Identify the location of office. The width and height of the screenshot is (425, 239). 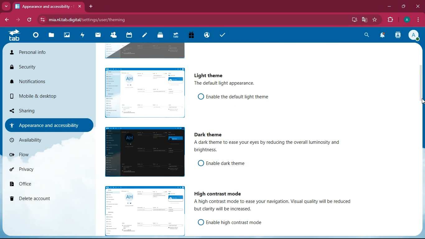
(39, 185).